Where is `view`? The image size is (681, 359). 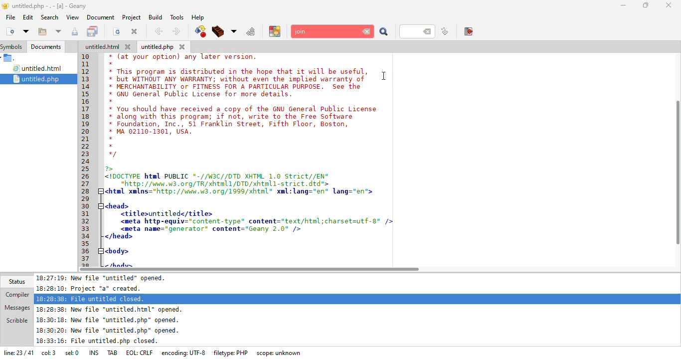
view is located at coordinates (72, 17).